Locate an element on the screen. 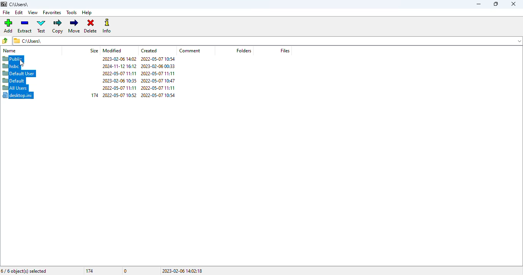 The height and width of the screenshot is (275, 523). edit is located at coordinates (19, 13).